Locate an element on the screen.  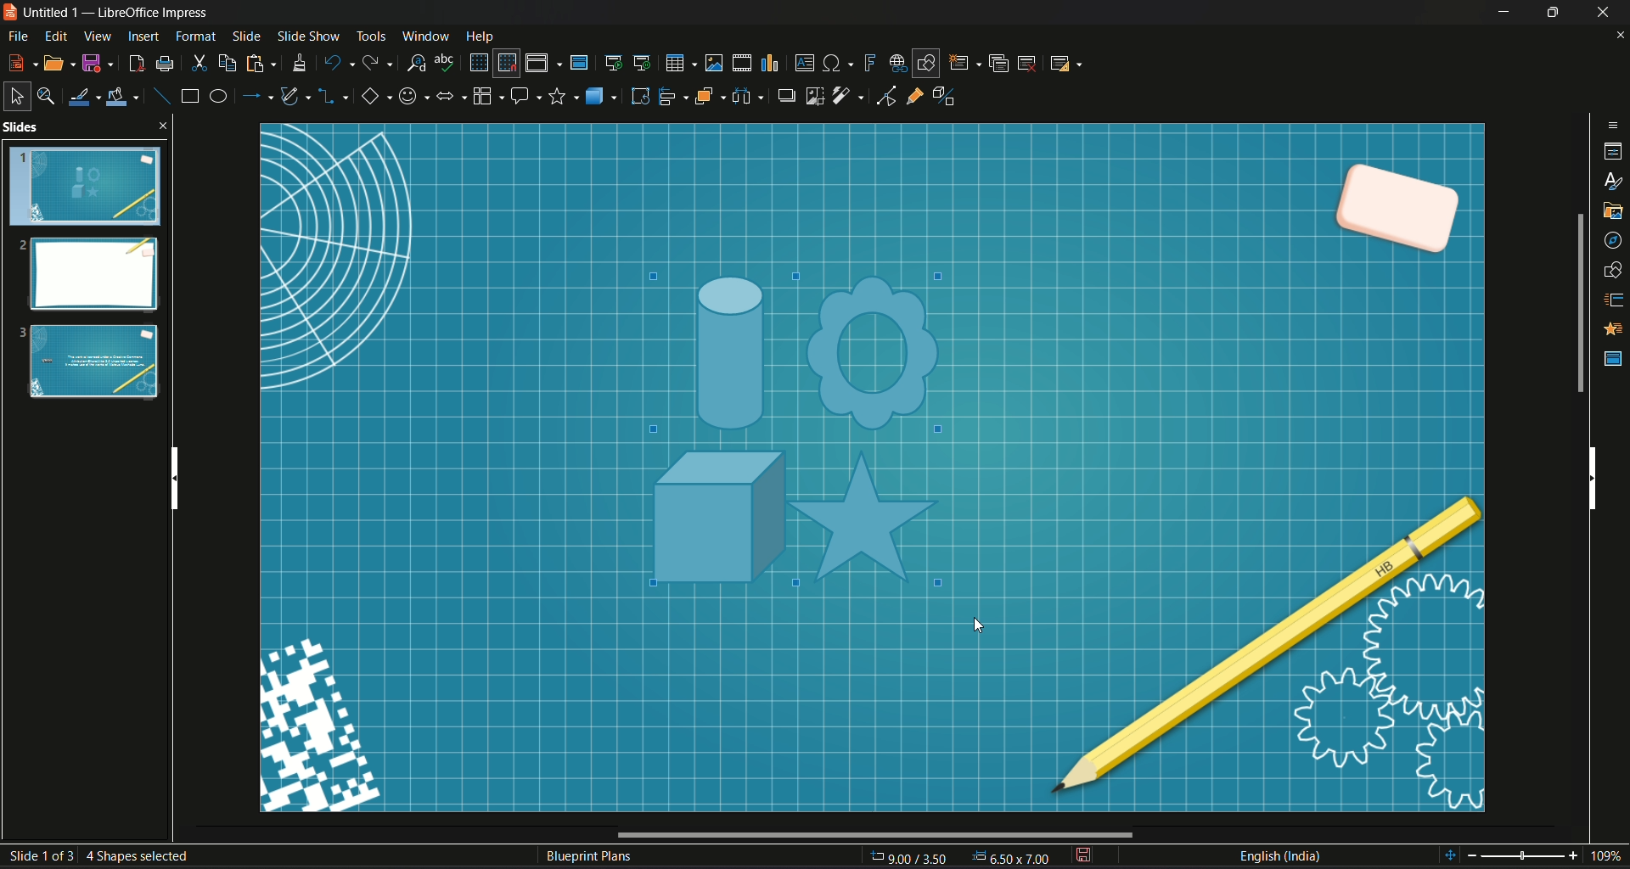
cursor is located at coordinates (979, 625).